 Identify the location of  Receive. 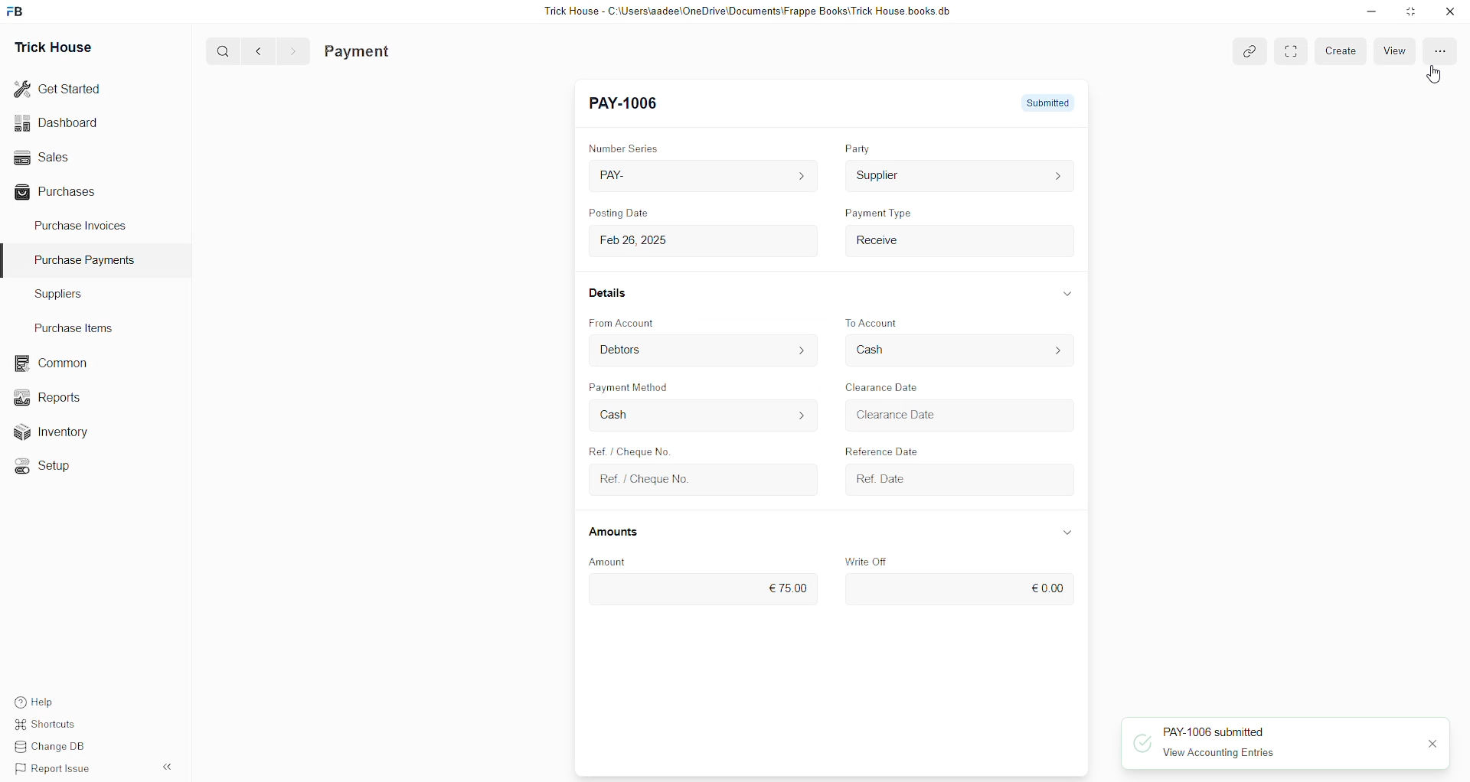
(954, 240).